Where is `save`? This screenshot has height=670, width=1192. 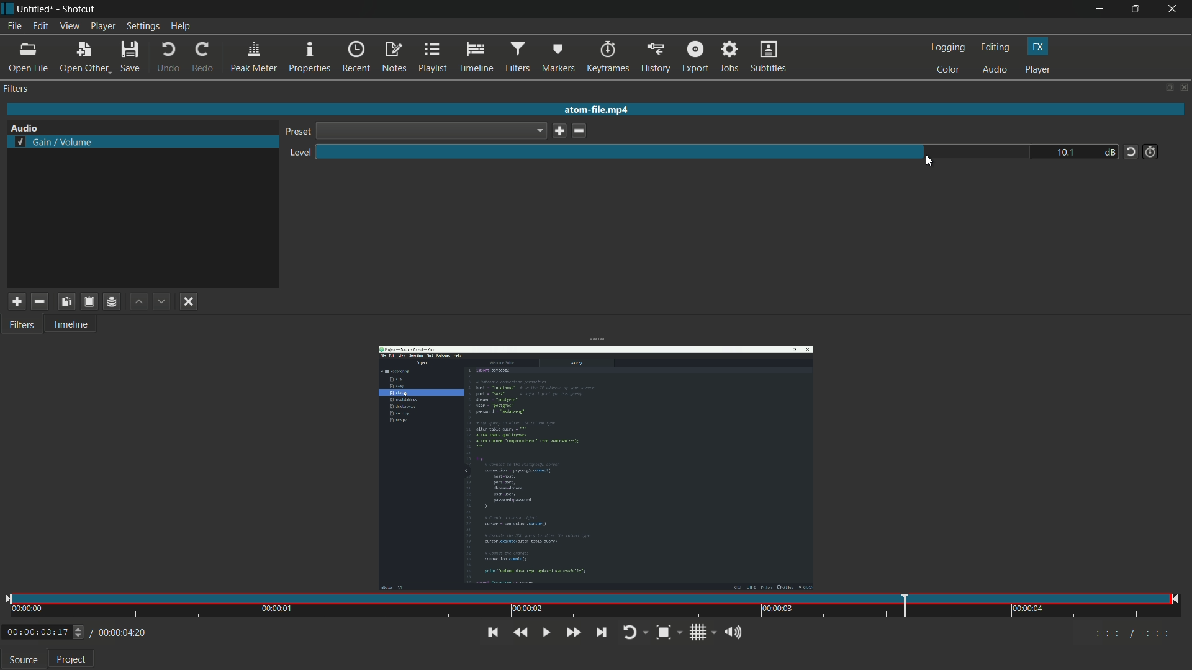
save is located at coordinates (558, 132).